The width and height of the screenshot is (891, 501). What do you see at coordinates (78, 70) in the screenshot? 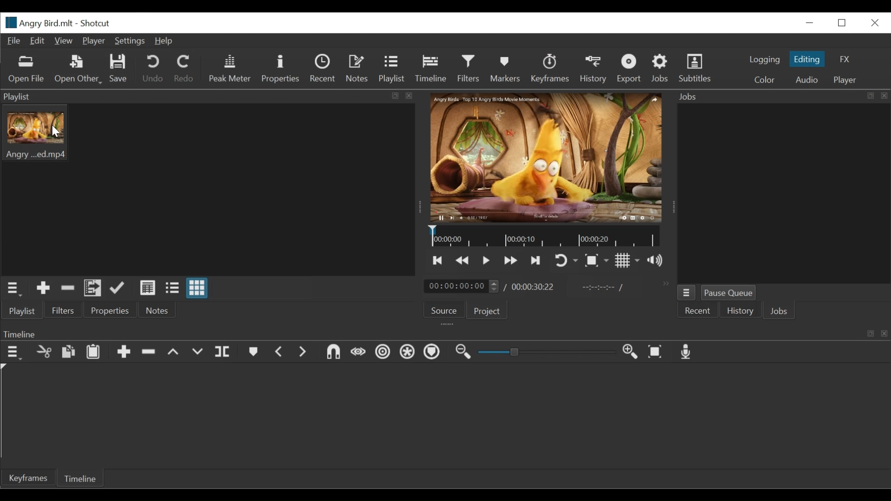
I see `Open Other` at bounding box center [78, 70].